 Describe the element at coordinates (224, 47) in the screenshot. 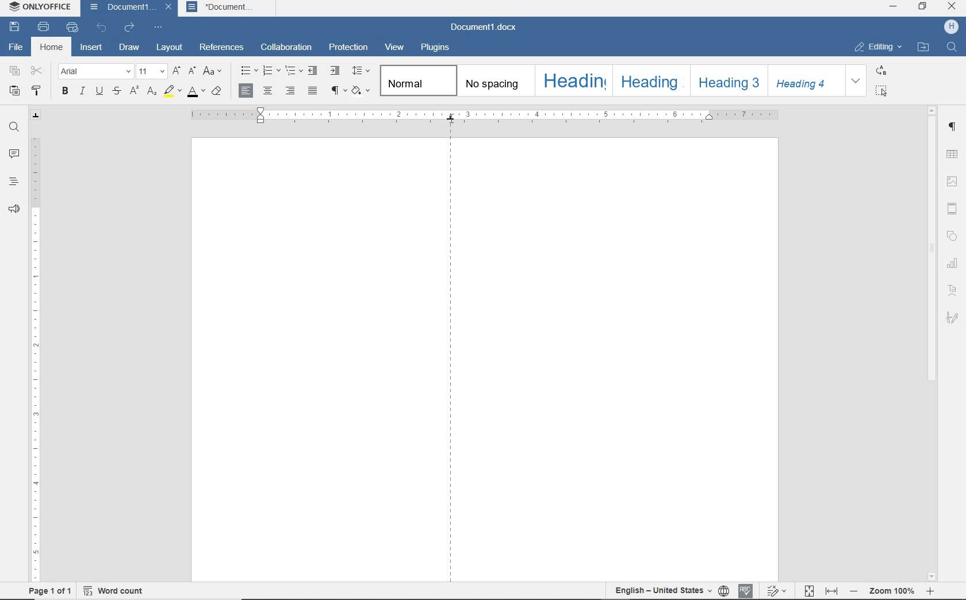

I see `REFERENCES` at that location.